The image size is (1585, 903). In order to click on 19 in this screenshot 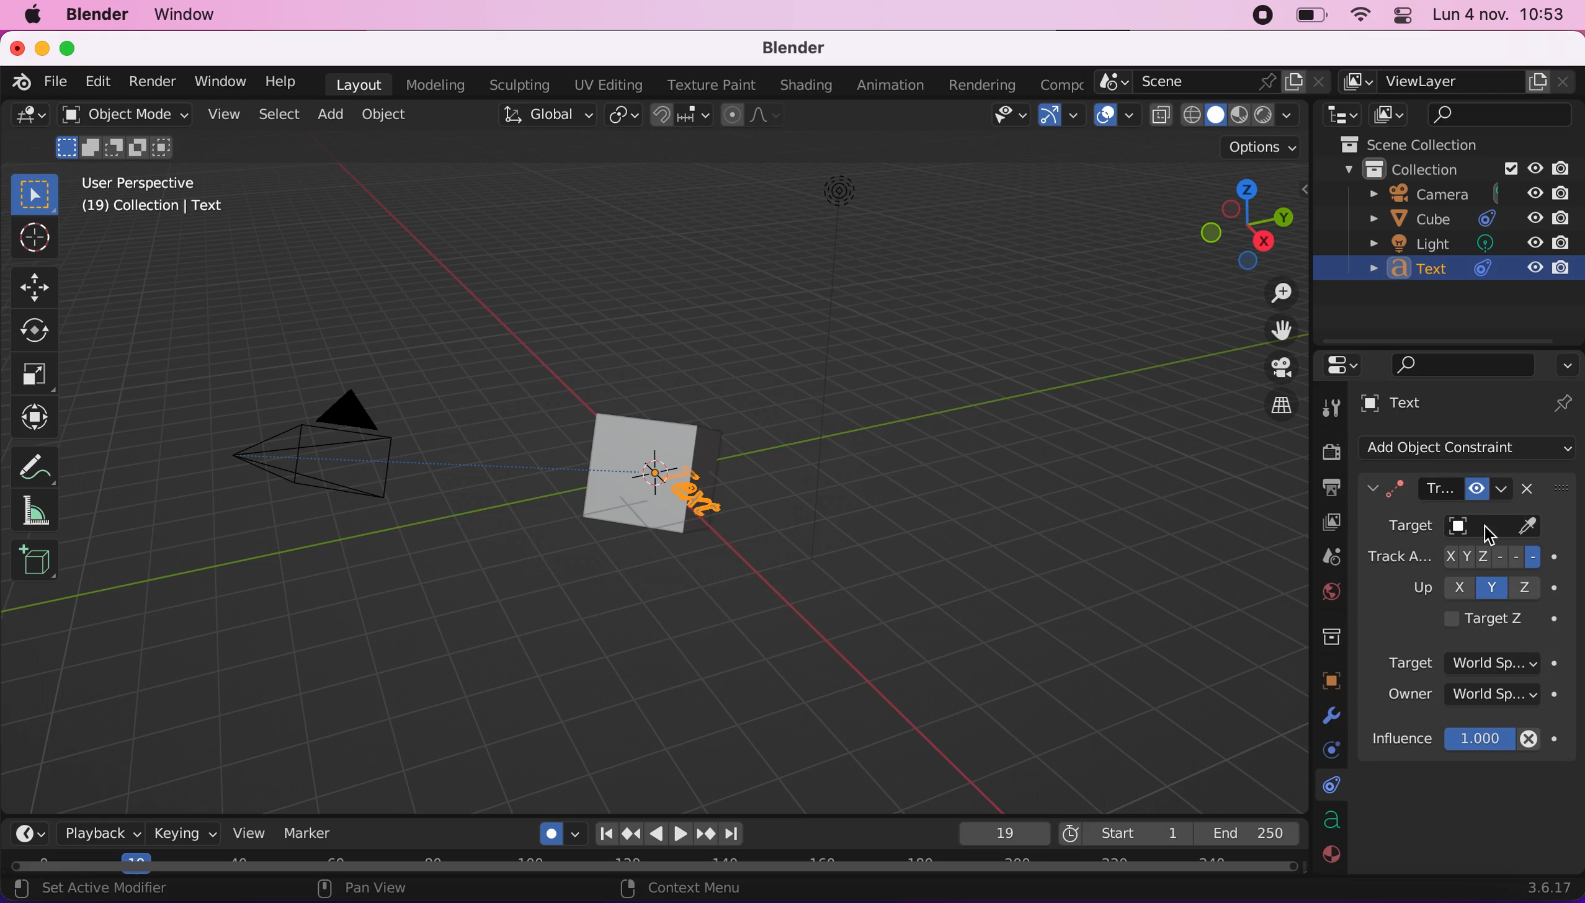, I will do `click(997, 834)`.